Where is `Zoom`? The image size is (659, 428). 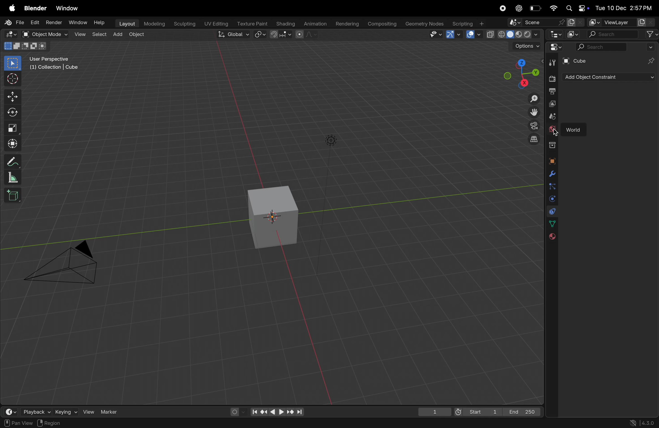
Zoom is located at coordinates (533, 99).